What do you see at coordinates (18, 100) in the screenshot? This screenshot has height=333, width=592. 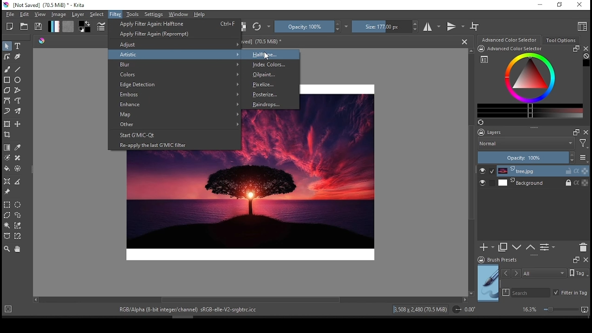 I see `freehand path tool` at bounding box center [18, 100].